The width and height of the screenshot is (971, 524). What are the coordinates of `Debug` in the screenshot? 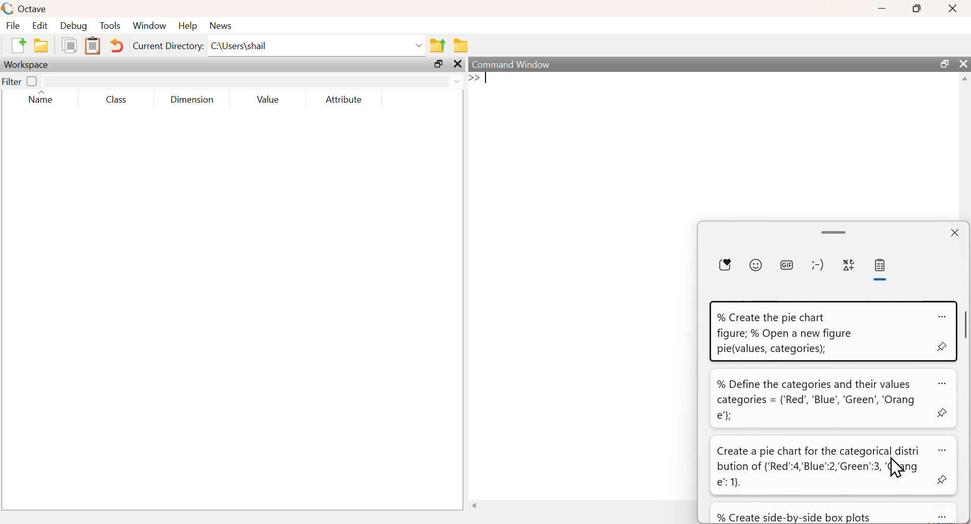 It's located at (74, 26).